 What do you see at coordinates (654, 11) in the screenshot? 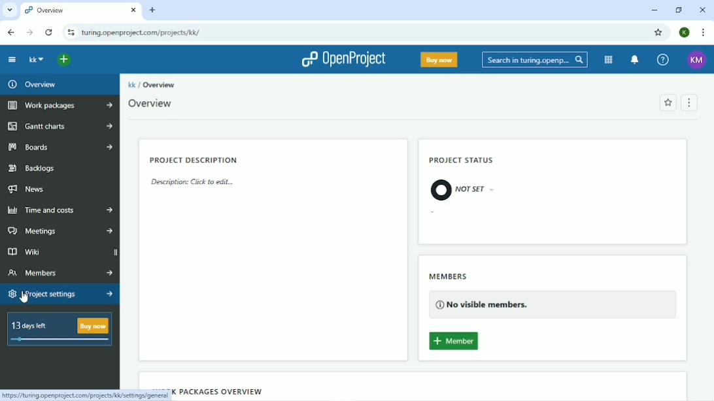
I see `Minimize` at bounding box center [654, 11].